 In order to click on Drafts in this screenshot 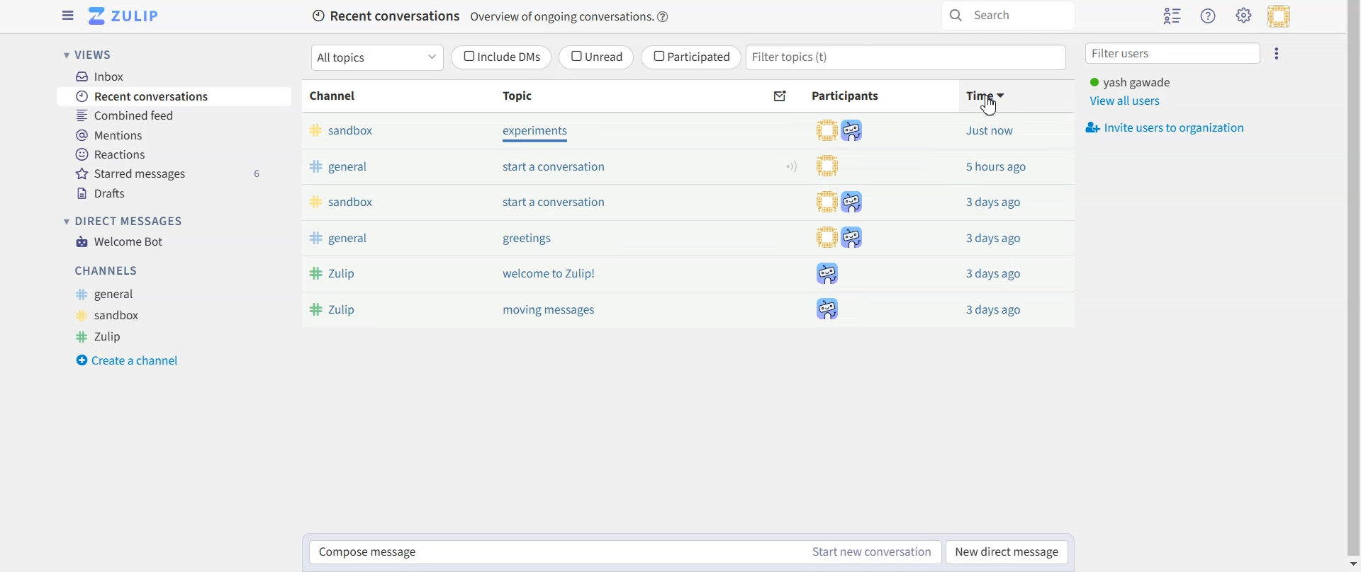, I will do `click(174, 192)`.